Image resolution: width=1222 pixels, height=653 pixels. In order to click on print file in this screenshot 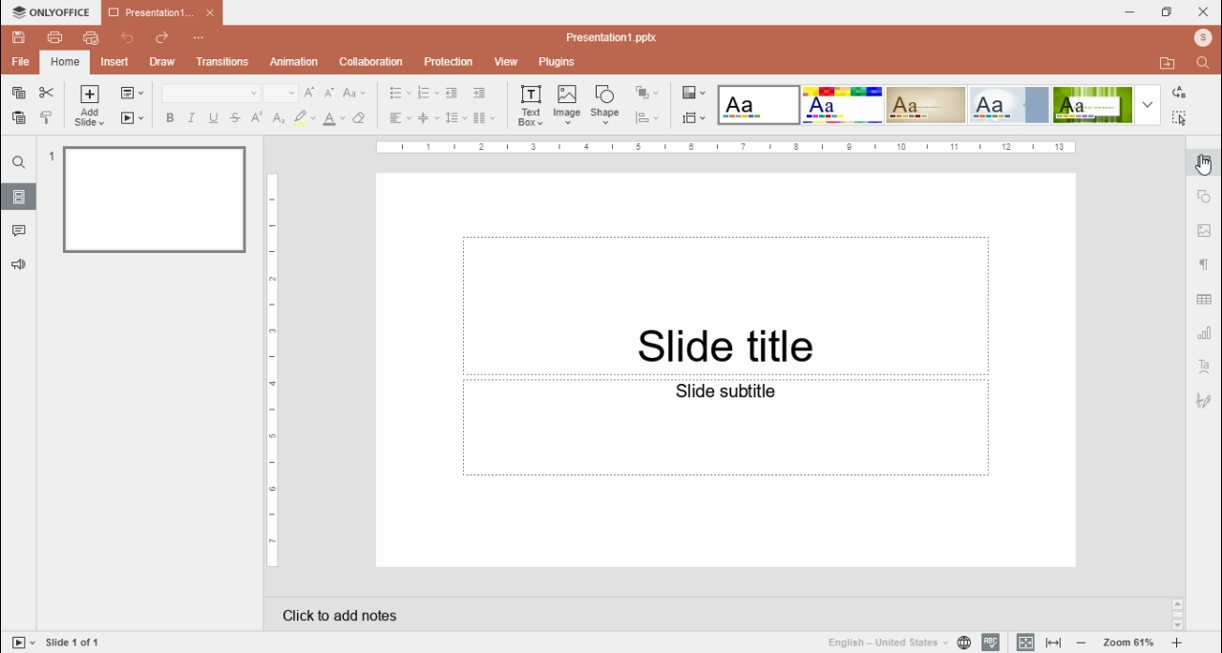, I will do `click(55, 37)`.